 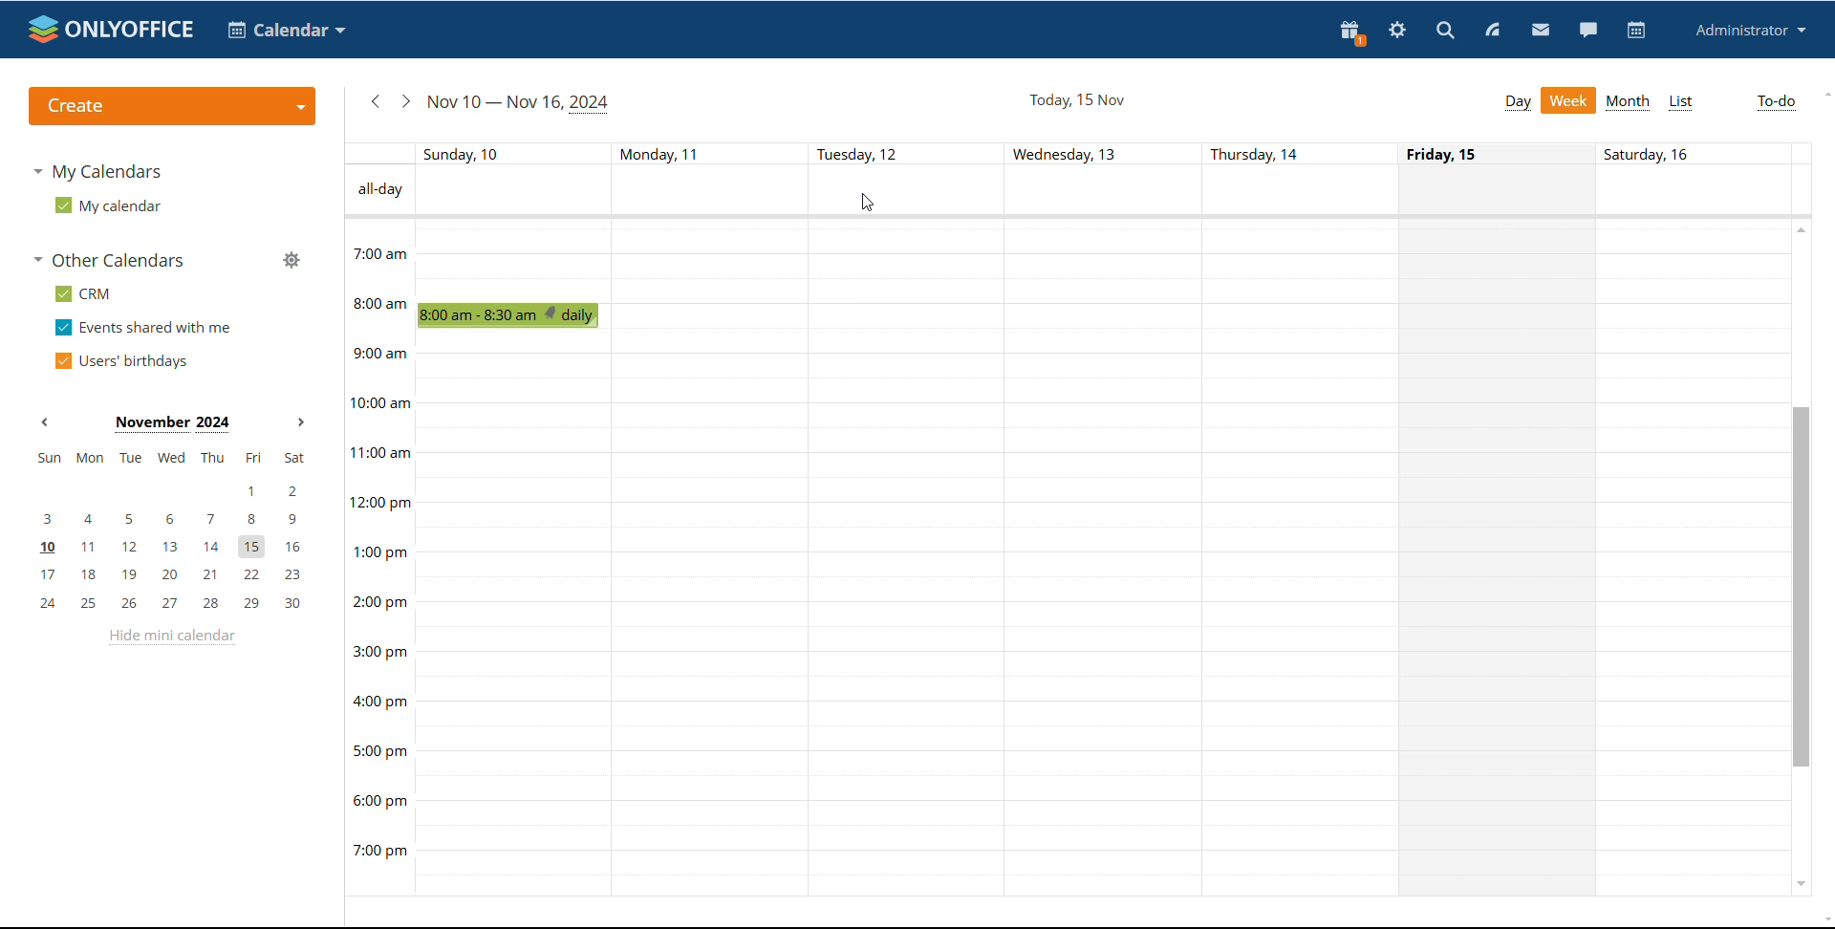 What do you see at coordinates (1657, 157) in the screenshot?
I see `text` at bounding box center [1657, 157].